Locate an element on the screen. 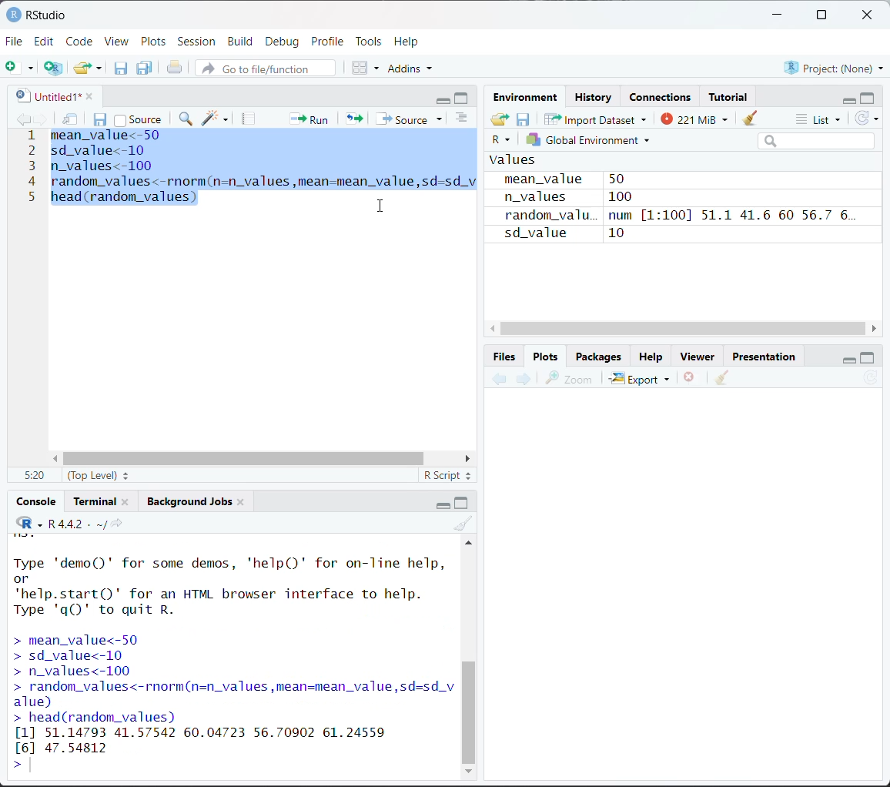  Plots is located at coordinates (546, 355).